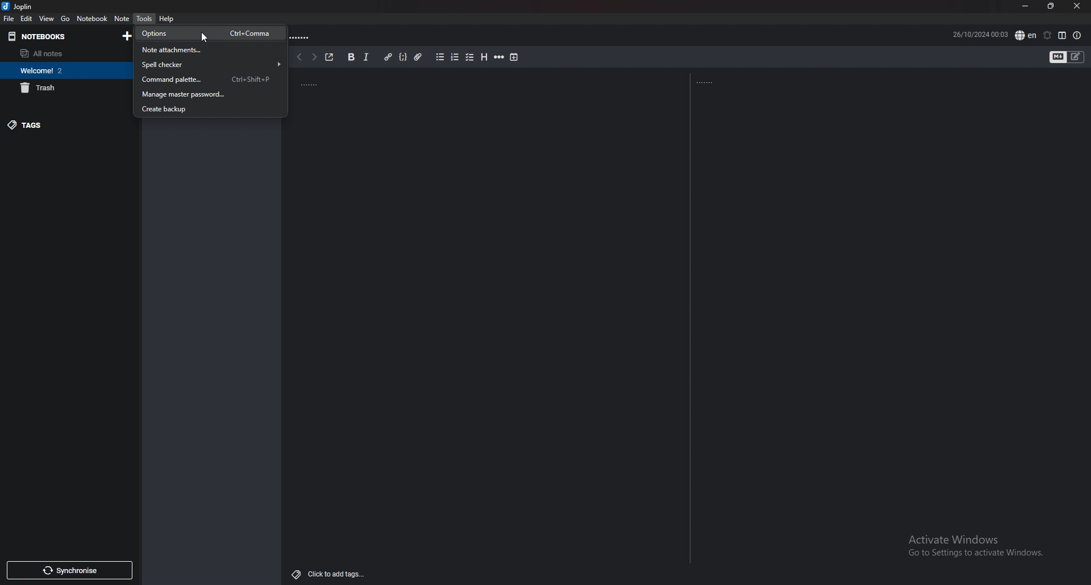 This screenshot has width=1091, height=585. What do you see at coordinates (706, 82) in the screenshot?
I see `` at bounding box center [706, 82].